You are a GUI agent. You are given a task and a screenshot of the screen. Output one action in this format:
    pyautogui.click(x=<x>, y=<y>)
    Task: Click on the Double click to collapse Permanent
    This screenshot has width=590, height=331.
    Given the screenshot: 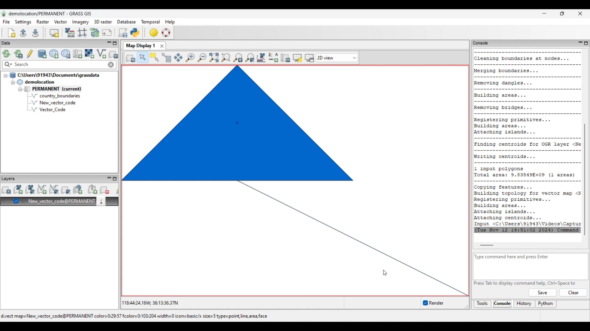 What is the action you would take?
    pyautogui.click(x=61, y=89)
    